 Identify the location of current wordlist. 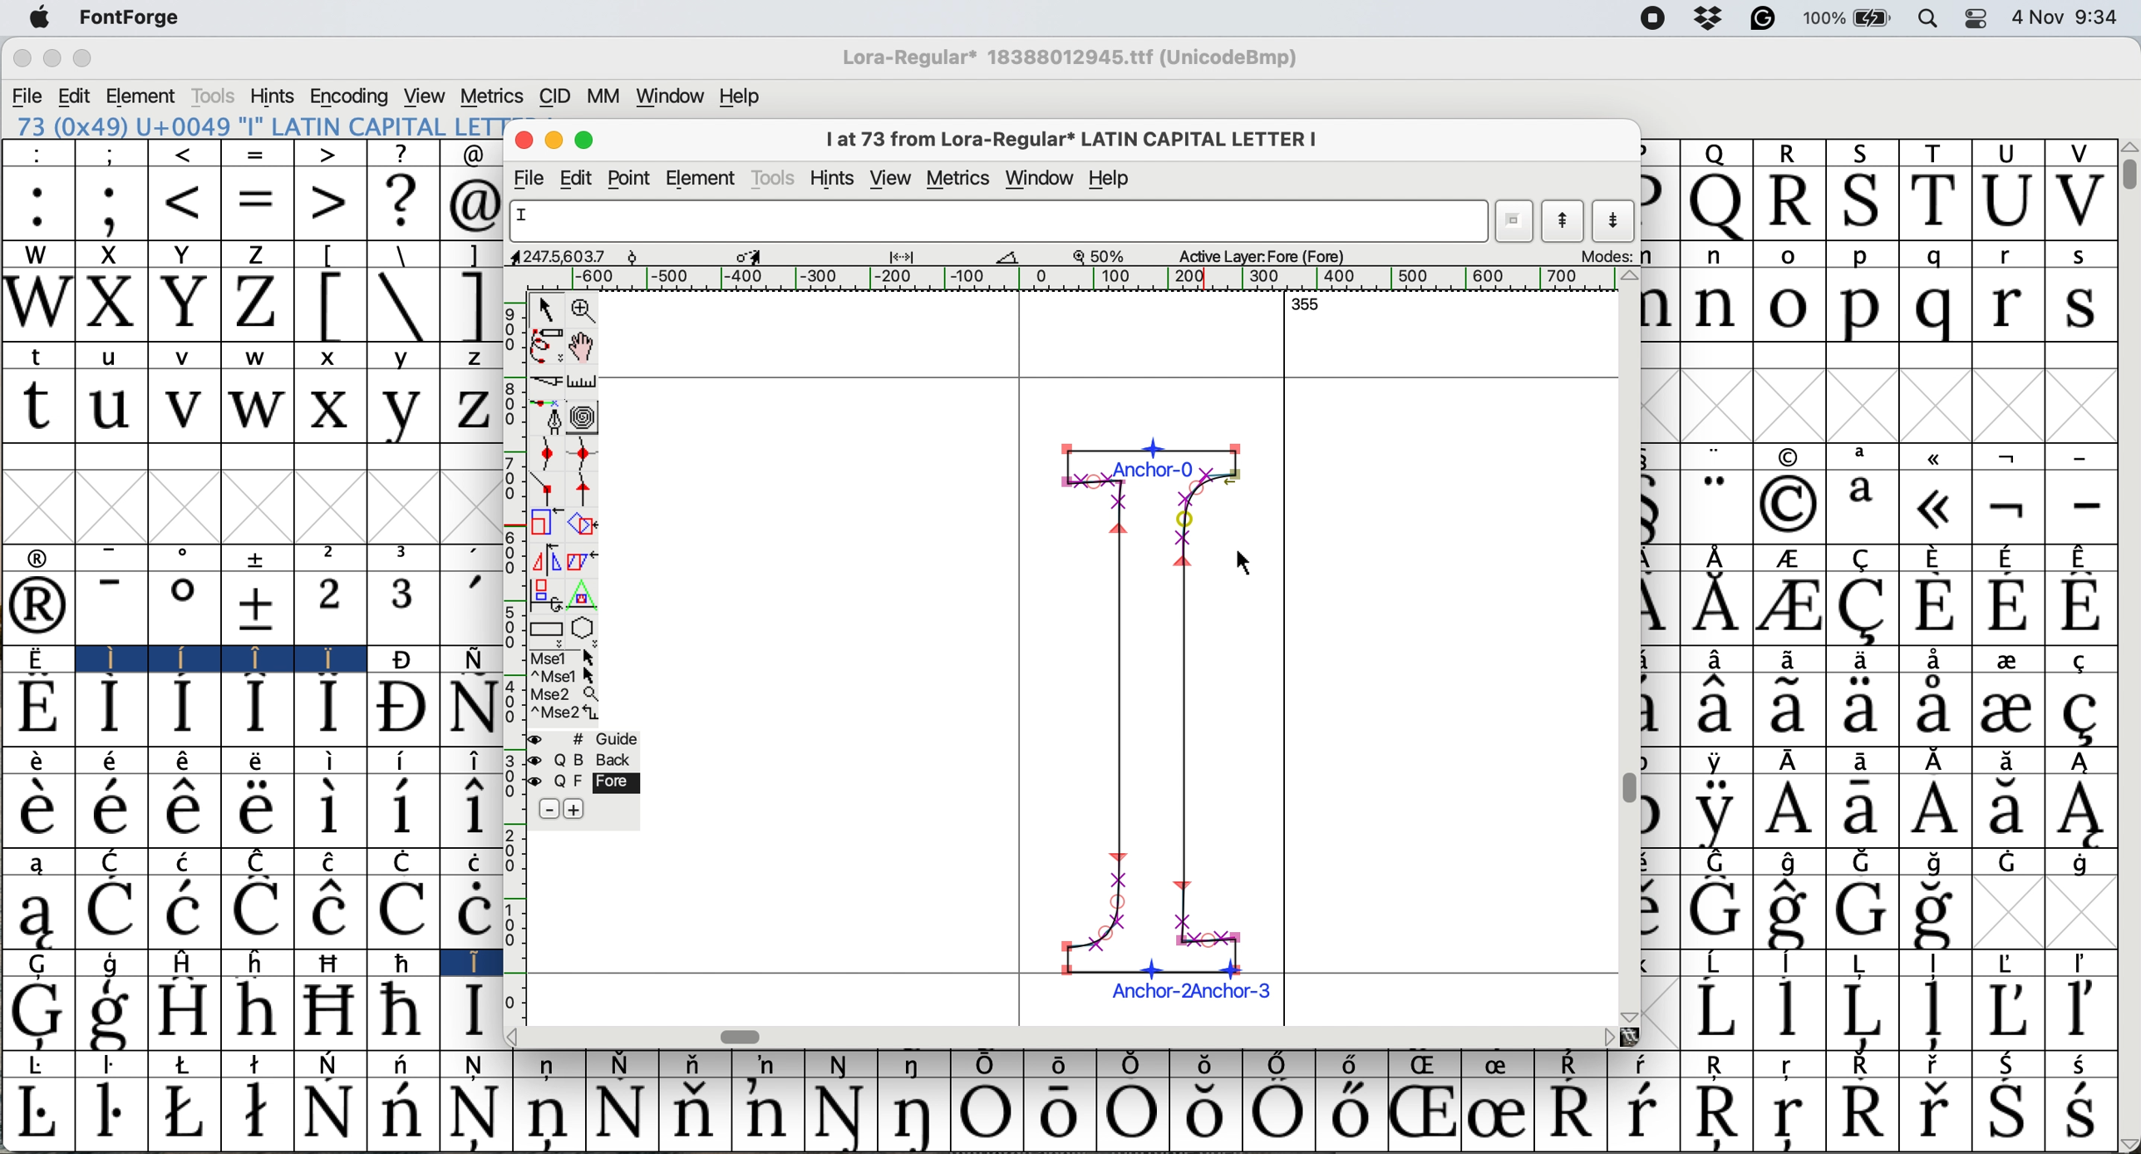
(1516, 222).